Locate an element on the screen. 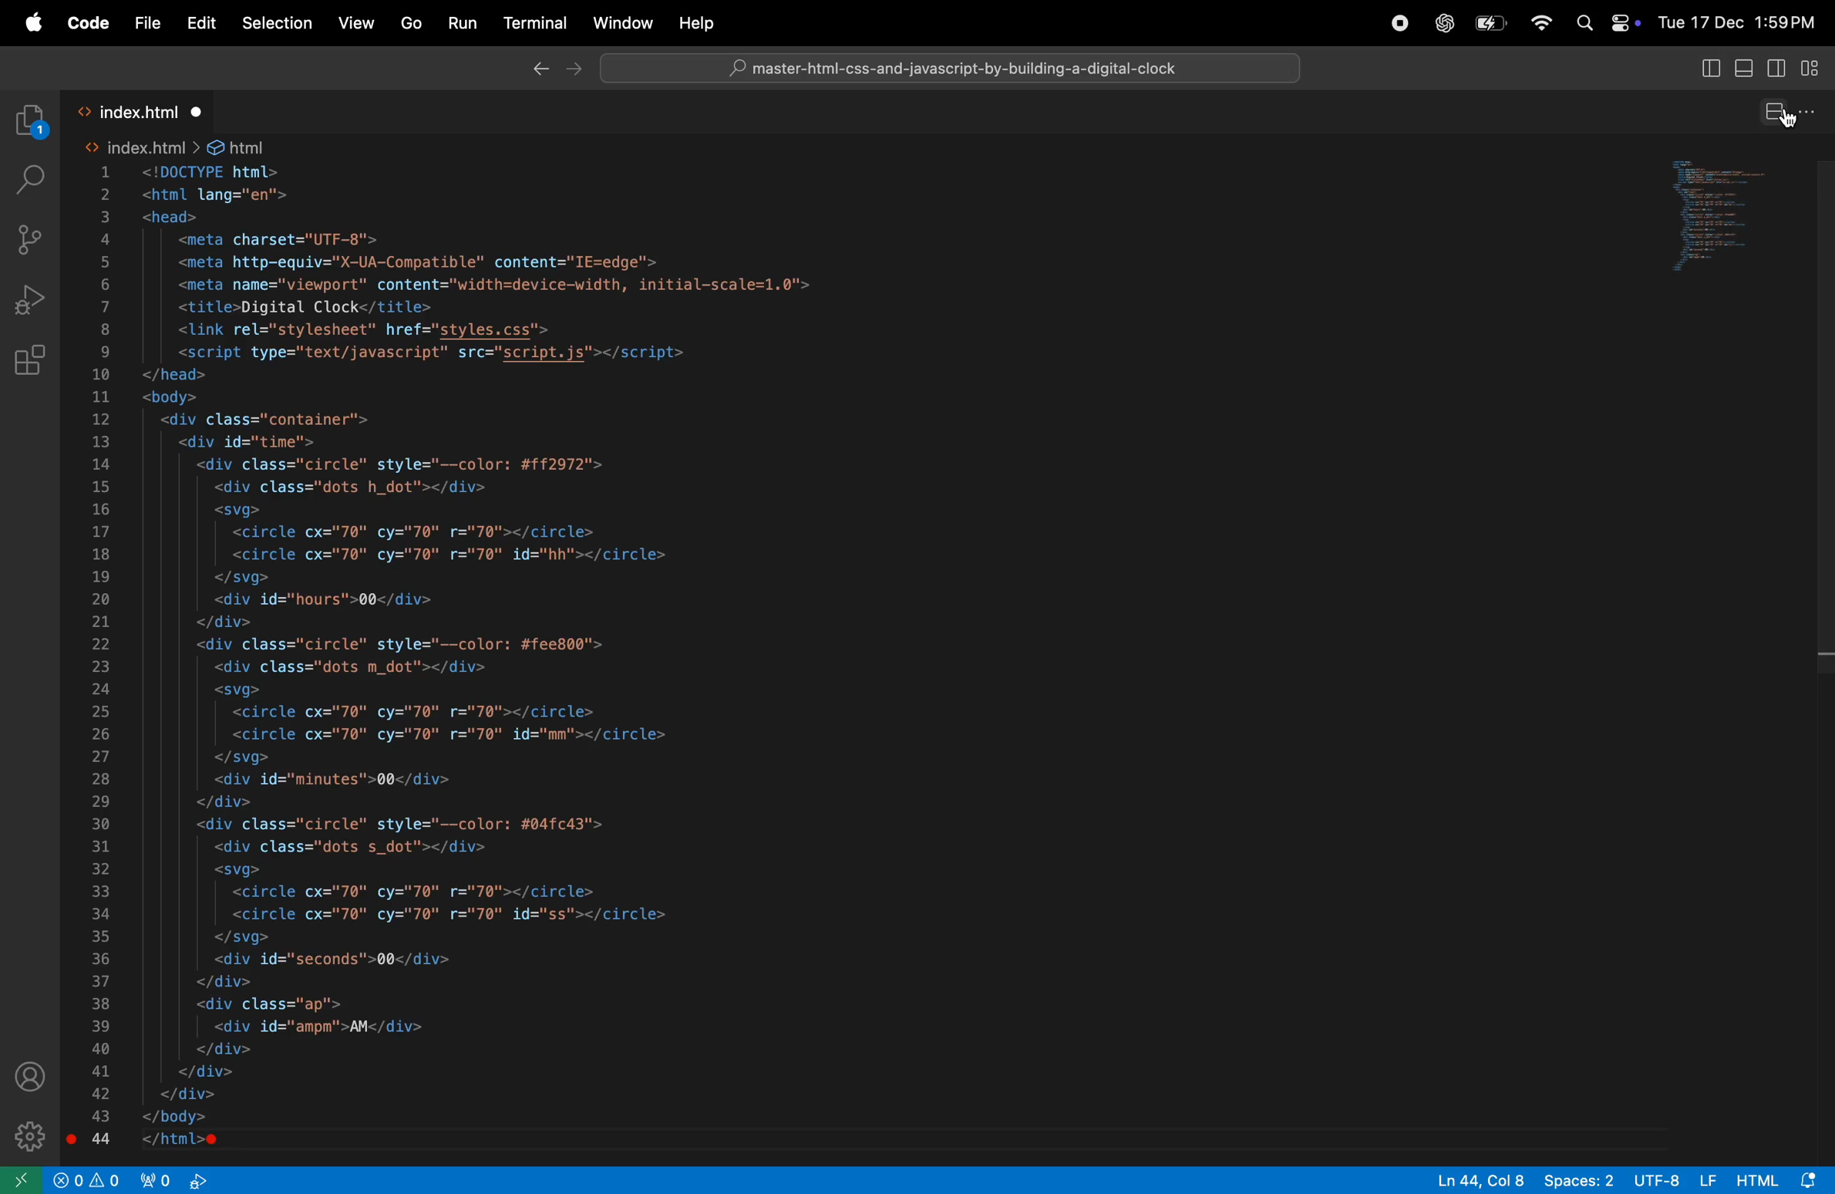 The width and height of the screenshot is (1835, 1194). view port is located at coordinates (176, 1180).